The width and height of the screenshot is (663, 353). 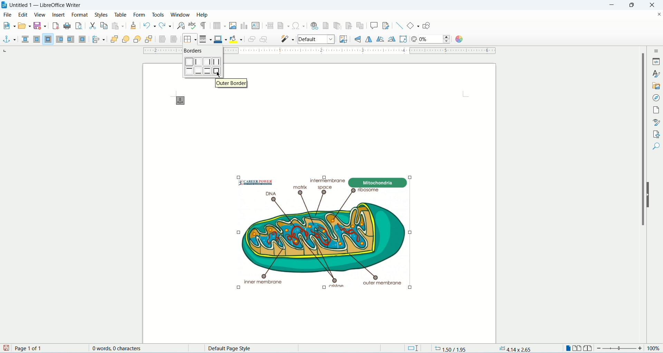 What do you see at coordinates (404, 39) in the screenshot?
I see `rotate` at bounding box center [404, 39].